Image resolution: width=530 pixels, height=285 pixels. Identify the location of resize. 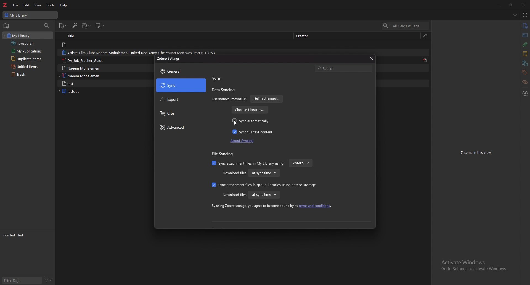
(511, 5).